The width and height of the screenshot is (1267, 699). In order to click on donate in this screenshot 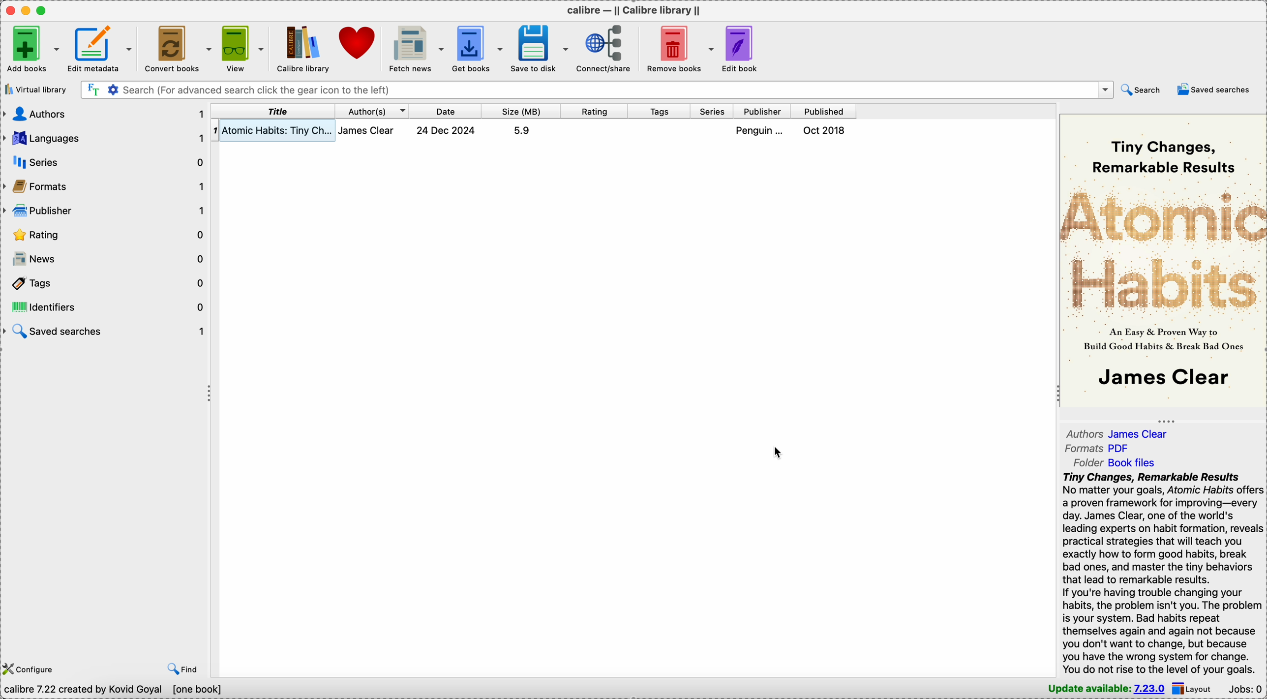, I will do `click(360, 45)`.